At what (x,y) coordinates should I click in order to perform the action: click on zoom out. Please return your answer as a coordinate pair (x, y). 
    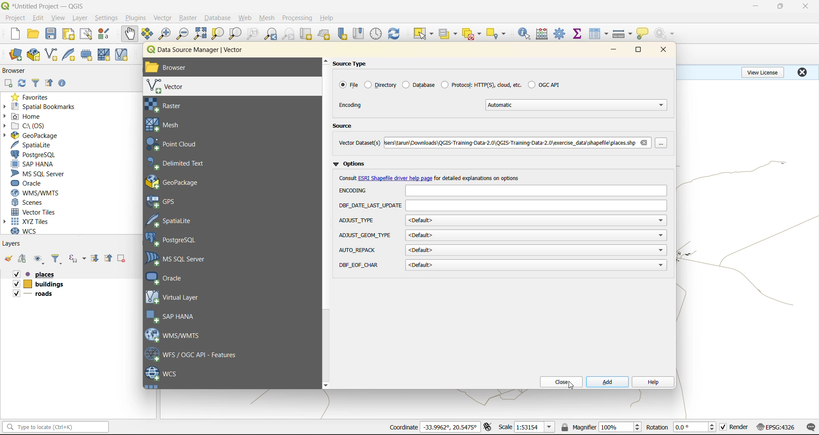
    Looking at the image, I should click on (183, 33).